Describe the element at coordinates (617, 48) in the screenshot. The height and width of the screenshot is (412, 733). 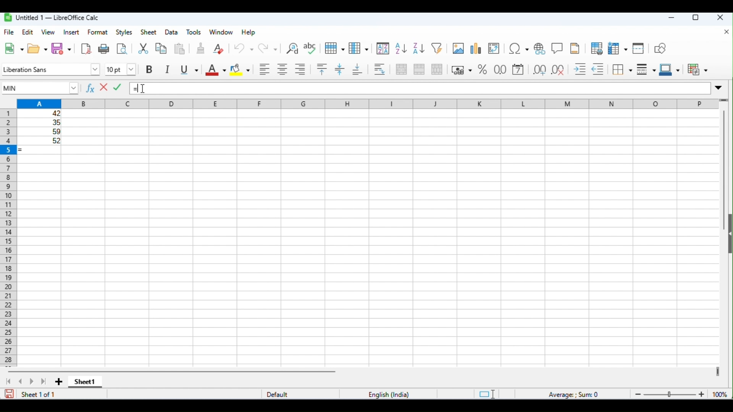
I see `freeze rows and columns` at that location.